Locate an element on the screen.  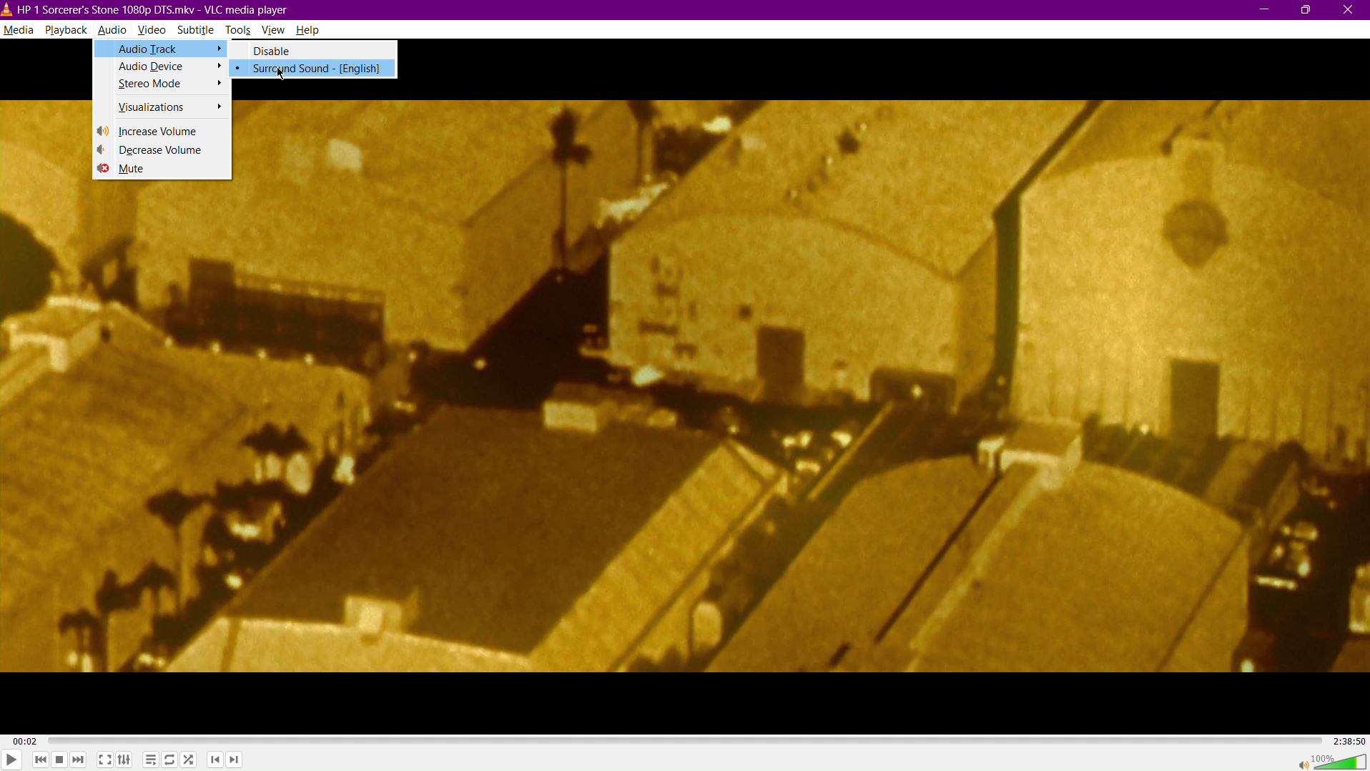
Next Chapter is located at coordinates (234, 762).